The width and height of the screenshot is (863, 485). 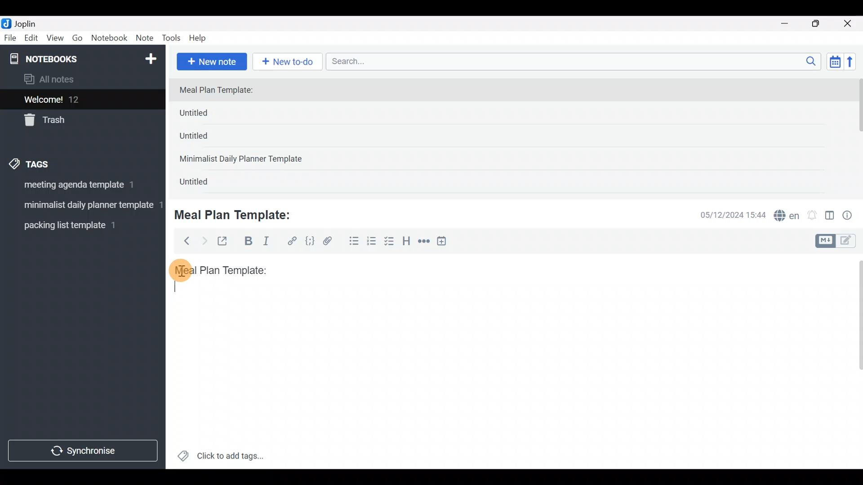 I want to click on New to-do, so click(x=289, y=62).